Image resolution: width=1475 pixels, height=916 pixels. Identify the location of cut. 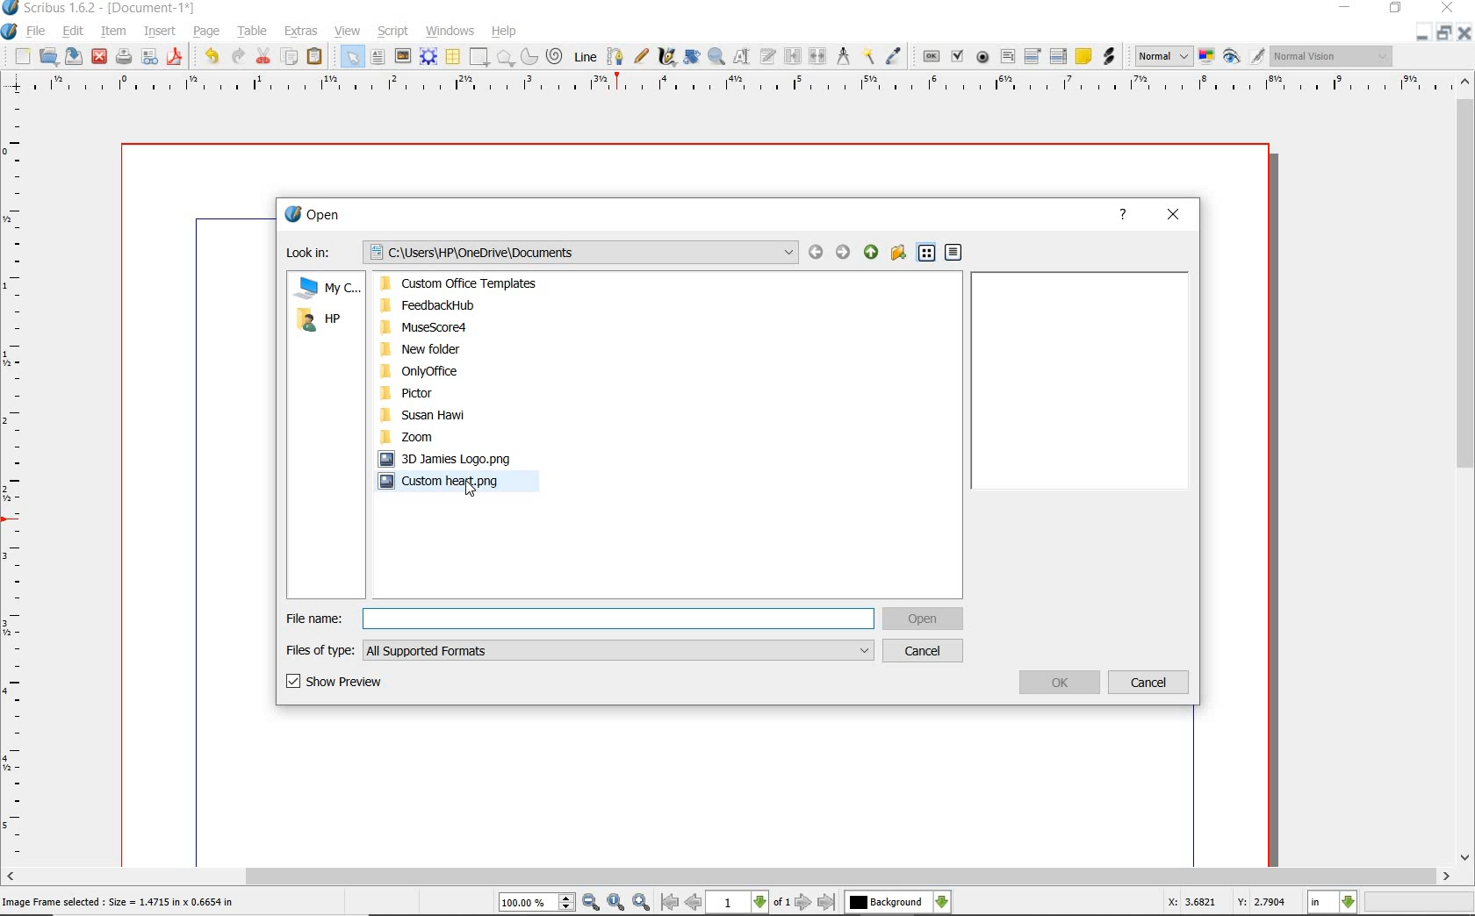
(265, 55).